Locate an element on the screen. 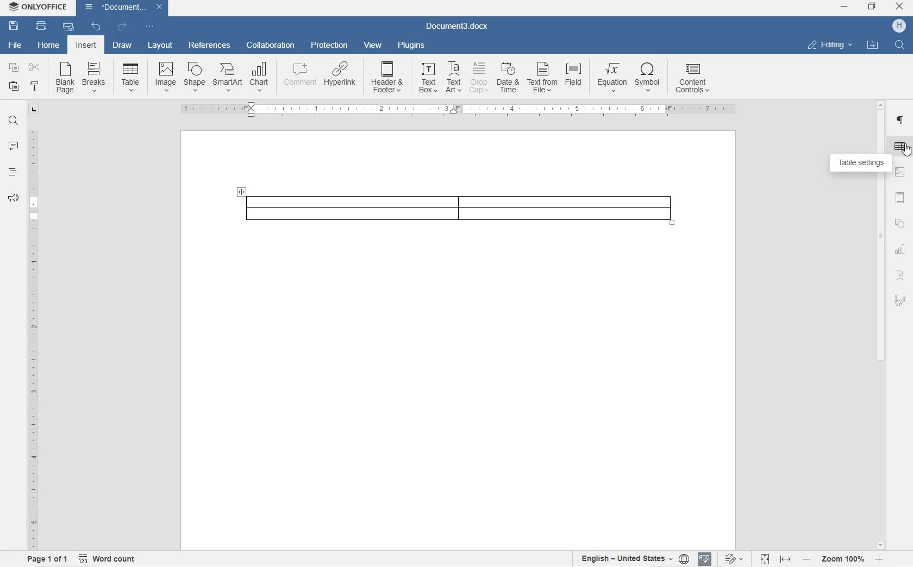  Hyperlink is located at coordinates (339, 78).